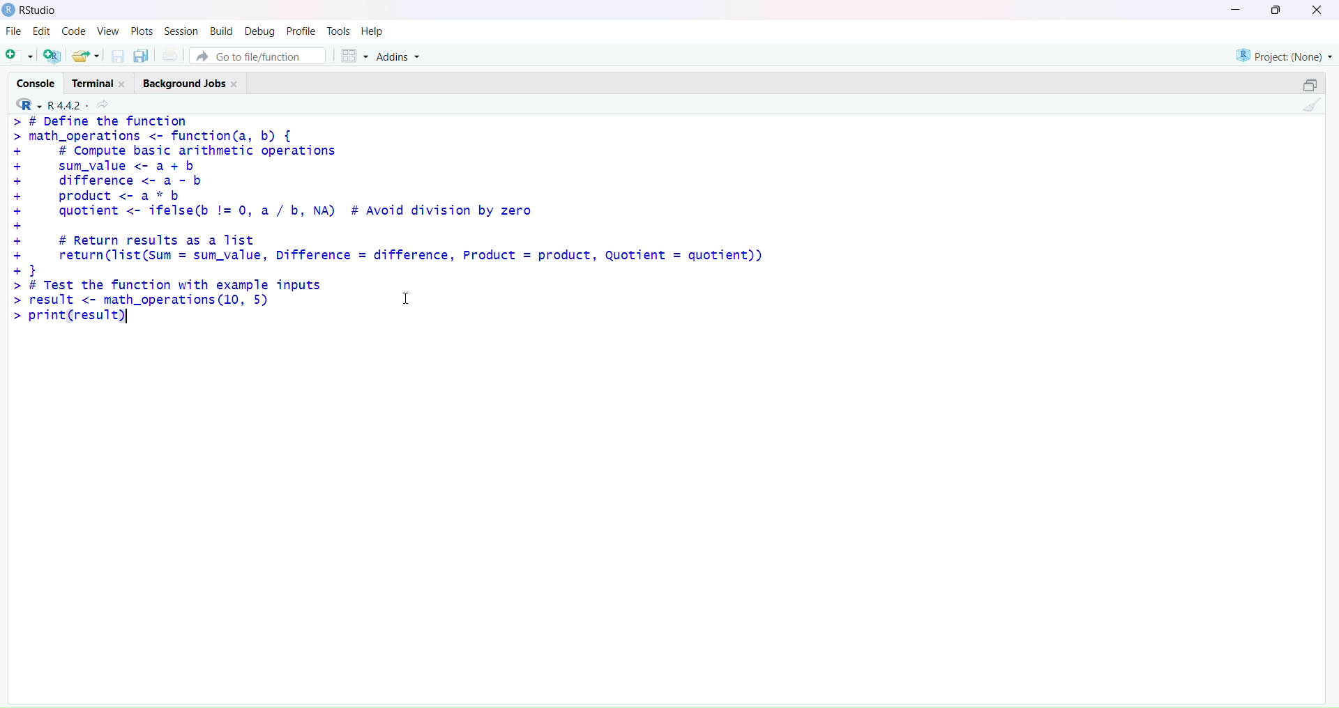 This screenshot has height=708, width=1339. I want to click on Console, so click(36, 83).